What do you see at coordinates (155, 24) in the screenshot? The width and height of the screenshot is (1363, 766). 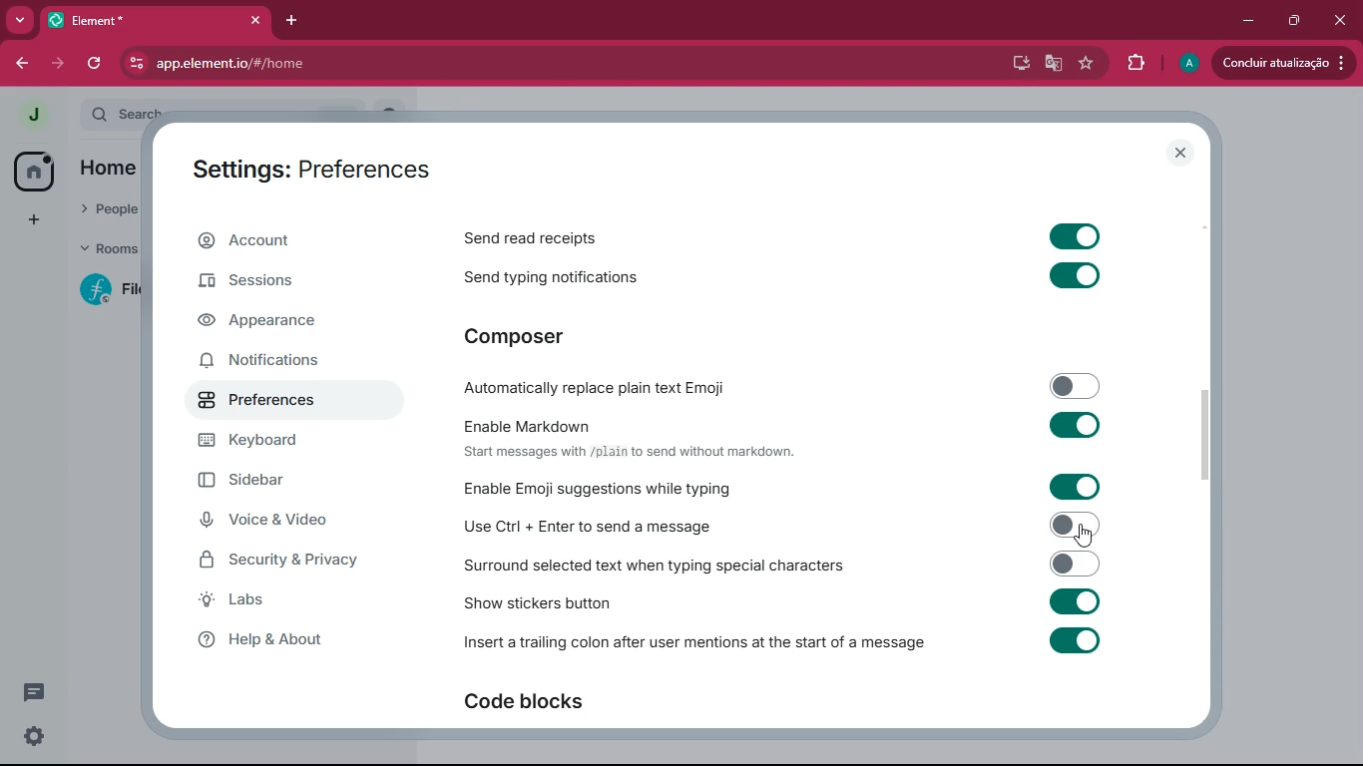 I see `*Element` at bounding box center [155, 24].